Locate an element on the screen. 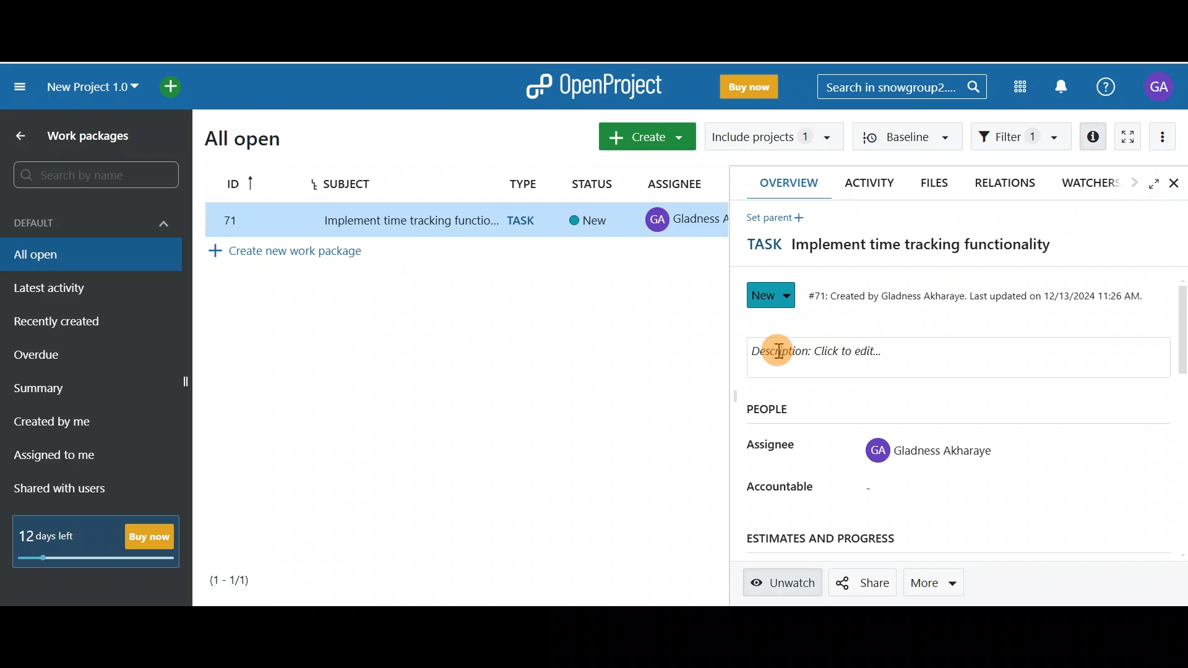 The width and height of the screenshot is (1188, 668). Files is located at coordinates (938, 183).